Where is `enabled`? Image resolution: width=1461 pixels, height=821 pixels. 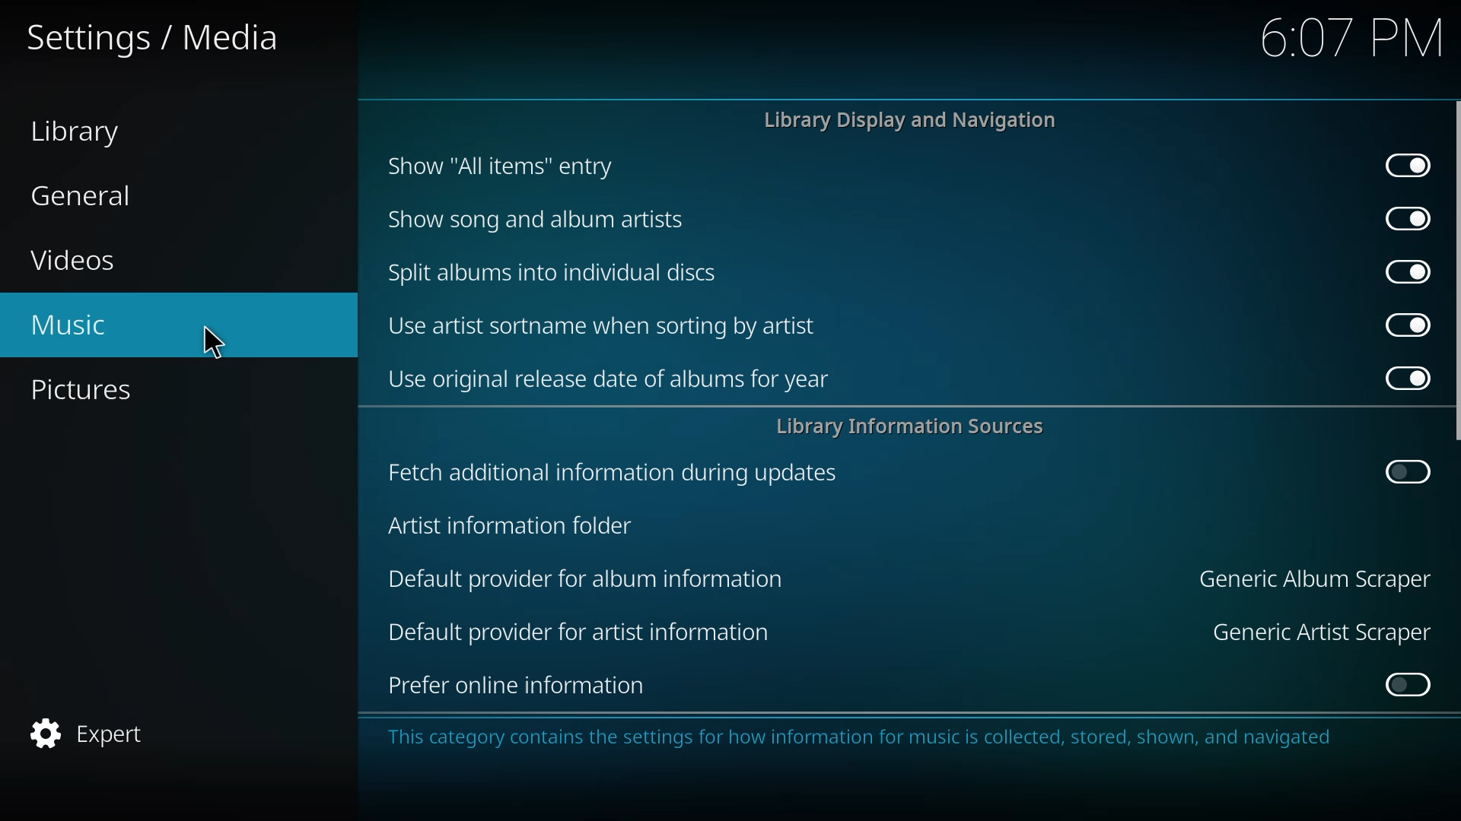
enabled is located at coordinates (1407, 377).